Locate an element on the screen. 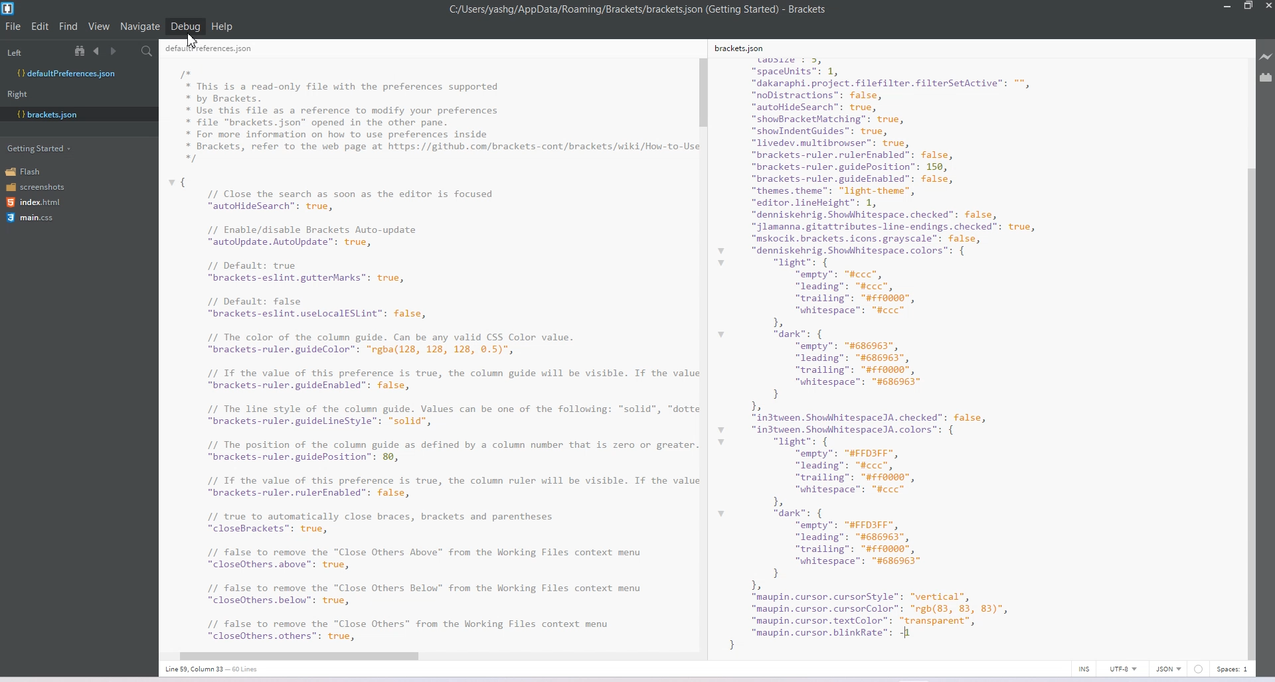 The image size is (1275, 682). UTF-8 is located at coordinates (1123, 669).